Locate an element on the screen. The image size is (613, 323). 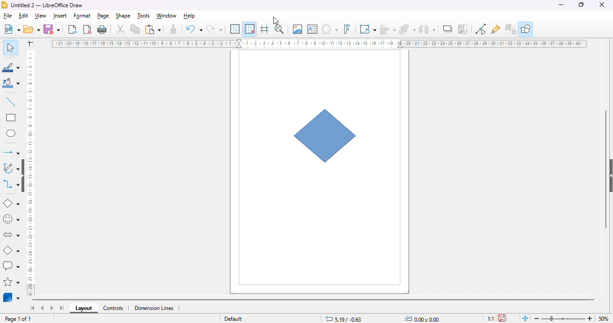
page 1 of 1 is located at coordinates (18, 319).